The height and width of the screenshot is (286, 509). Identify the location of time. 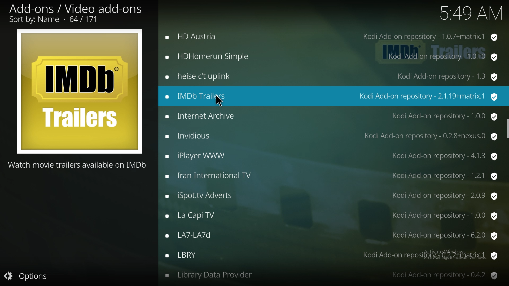
(468, 14).